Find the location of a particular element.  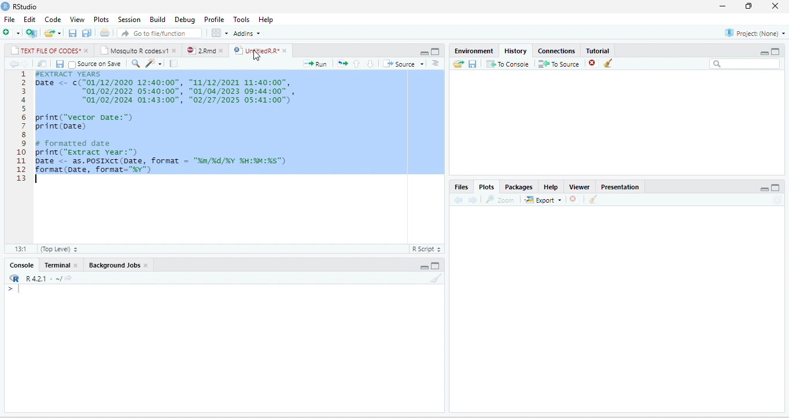

Edit is located at coordinates (30, 20).